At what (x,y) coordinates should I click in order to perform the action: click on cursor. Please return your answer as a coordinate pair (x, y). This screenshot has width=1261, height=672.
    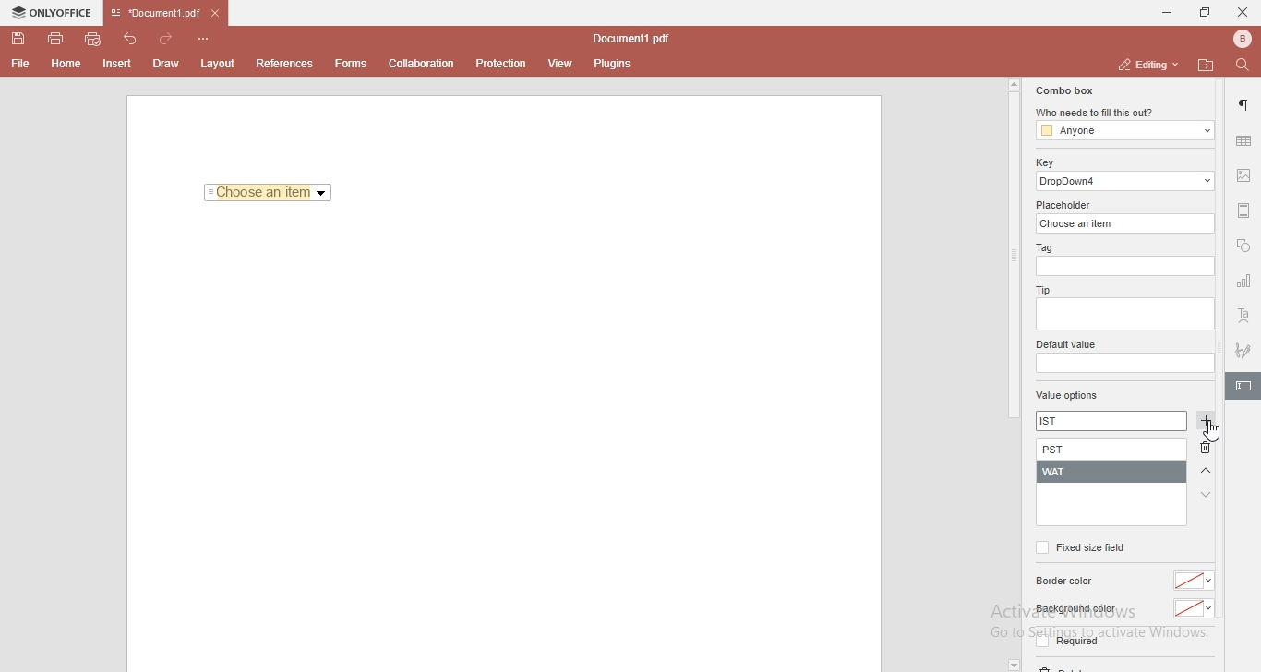
    Looking at the image, I should click on (1212, 433).